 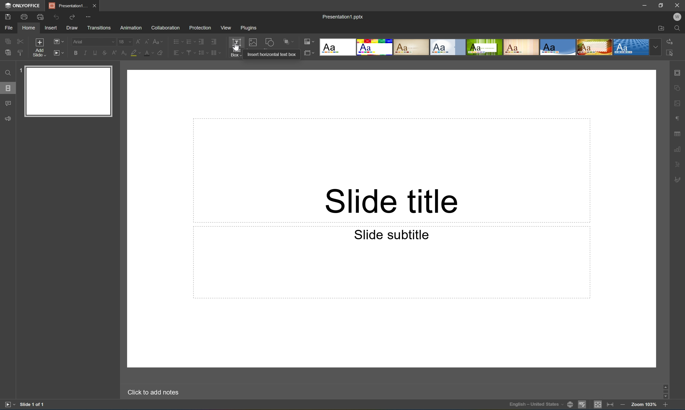 What do you see at coordinates (679, 117) in the screenshot?
I see `paragraph settings` at bounding box center [679, 117].